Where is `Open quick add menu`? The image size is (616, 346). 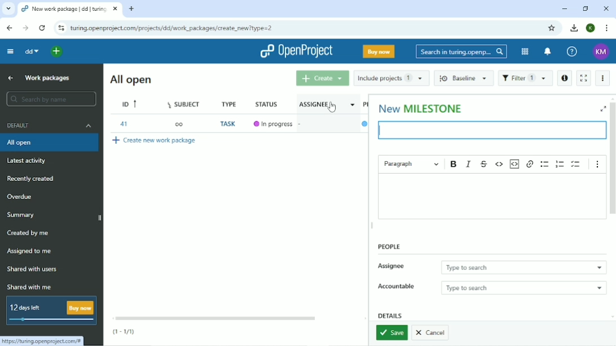
Open quick add menu is located at coordinates (58, 52).